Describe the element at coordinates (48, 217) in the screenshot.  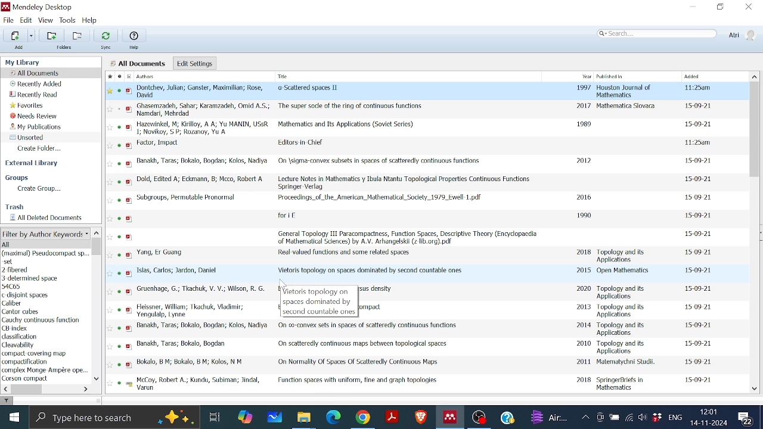
I see `All deleted documents` at that location.